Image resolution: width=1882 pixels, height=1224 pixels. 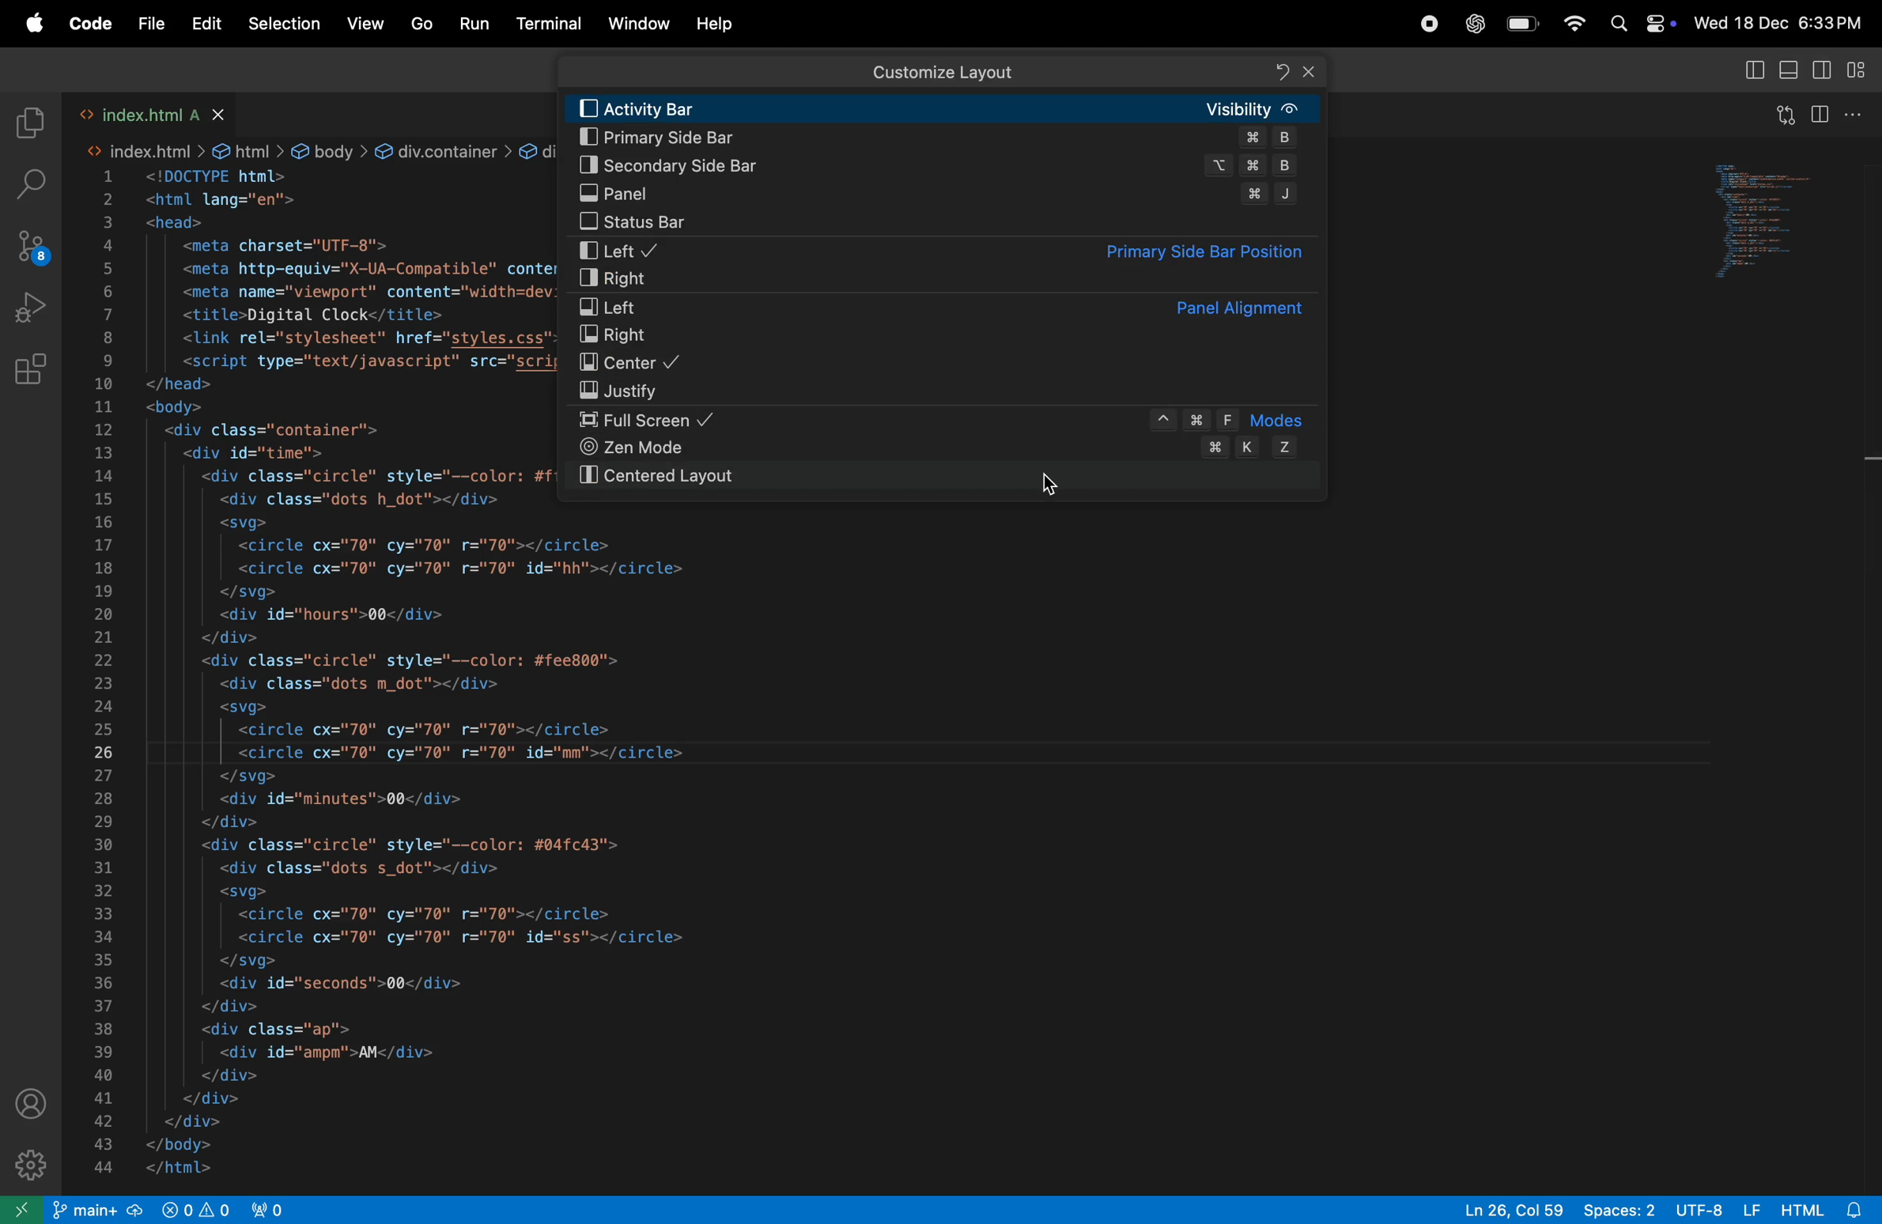 I want to click on zen mode, so click(x=948, y=449).